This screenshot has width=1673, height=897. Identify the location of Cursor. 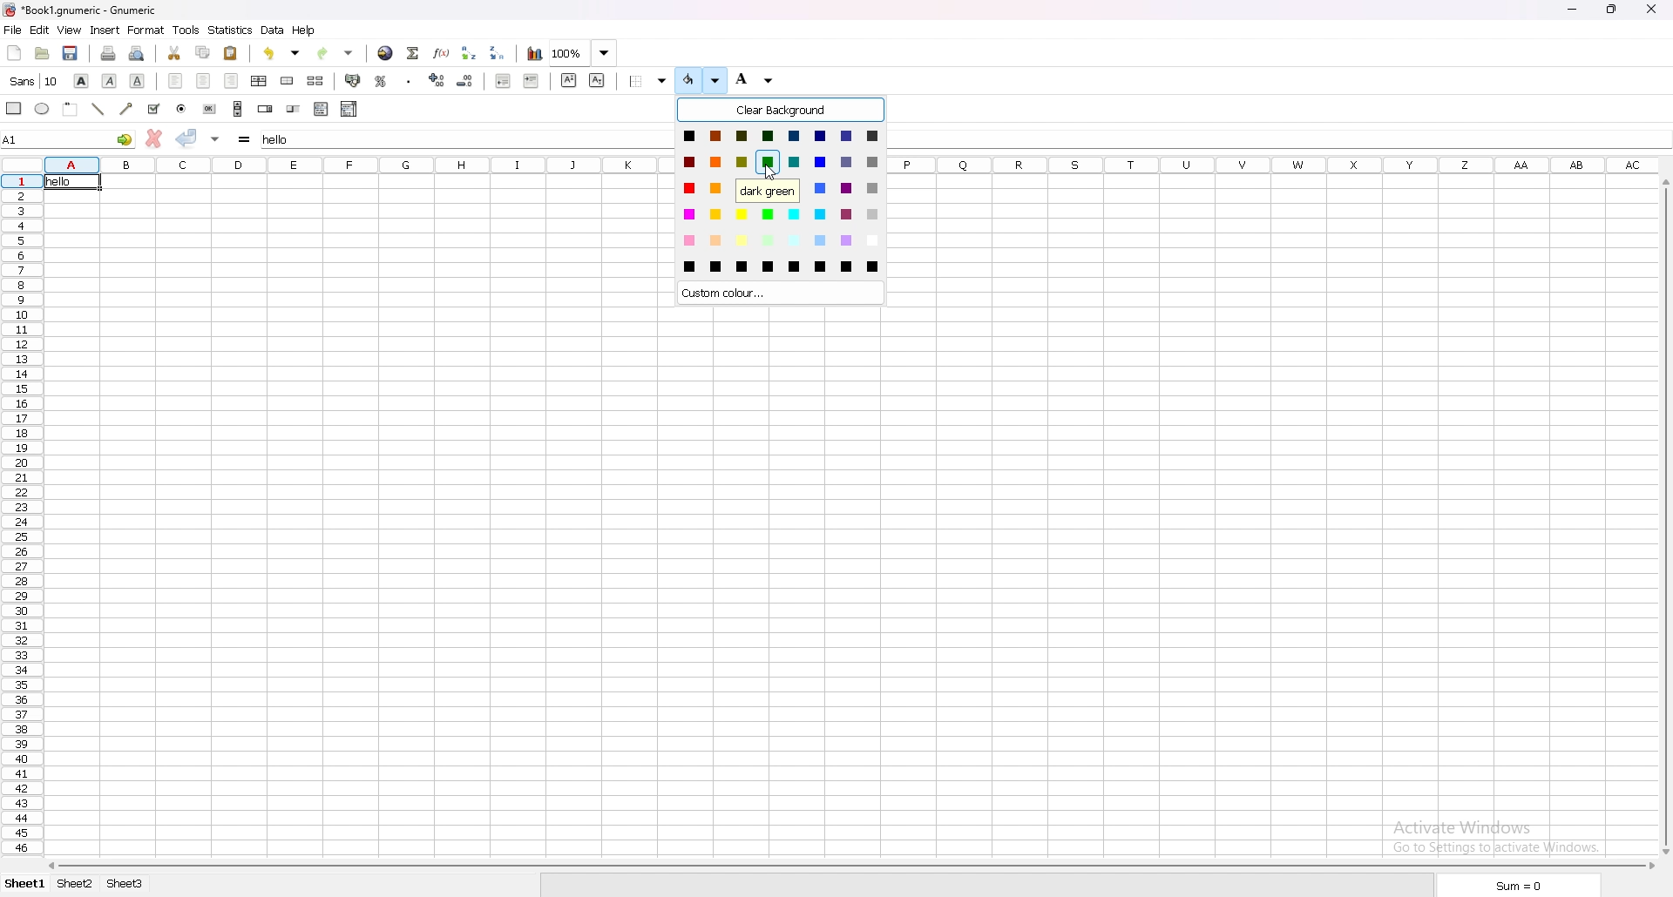
(770, 172).